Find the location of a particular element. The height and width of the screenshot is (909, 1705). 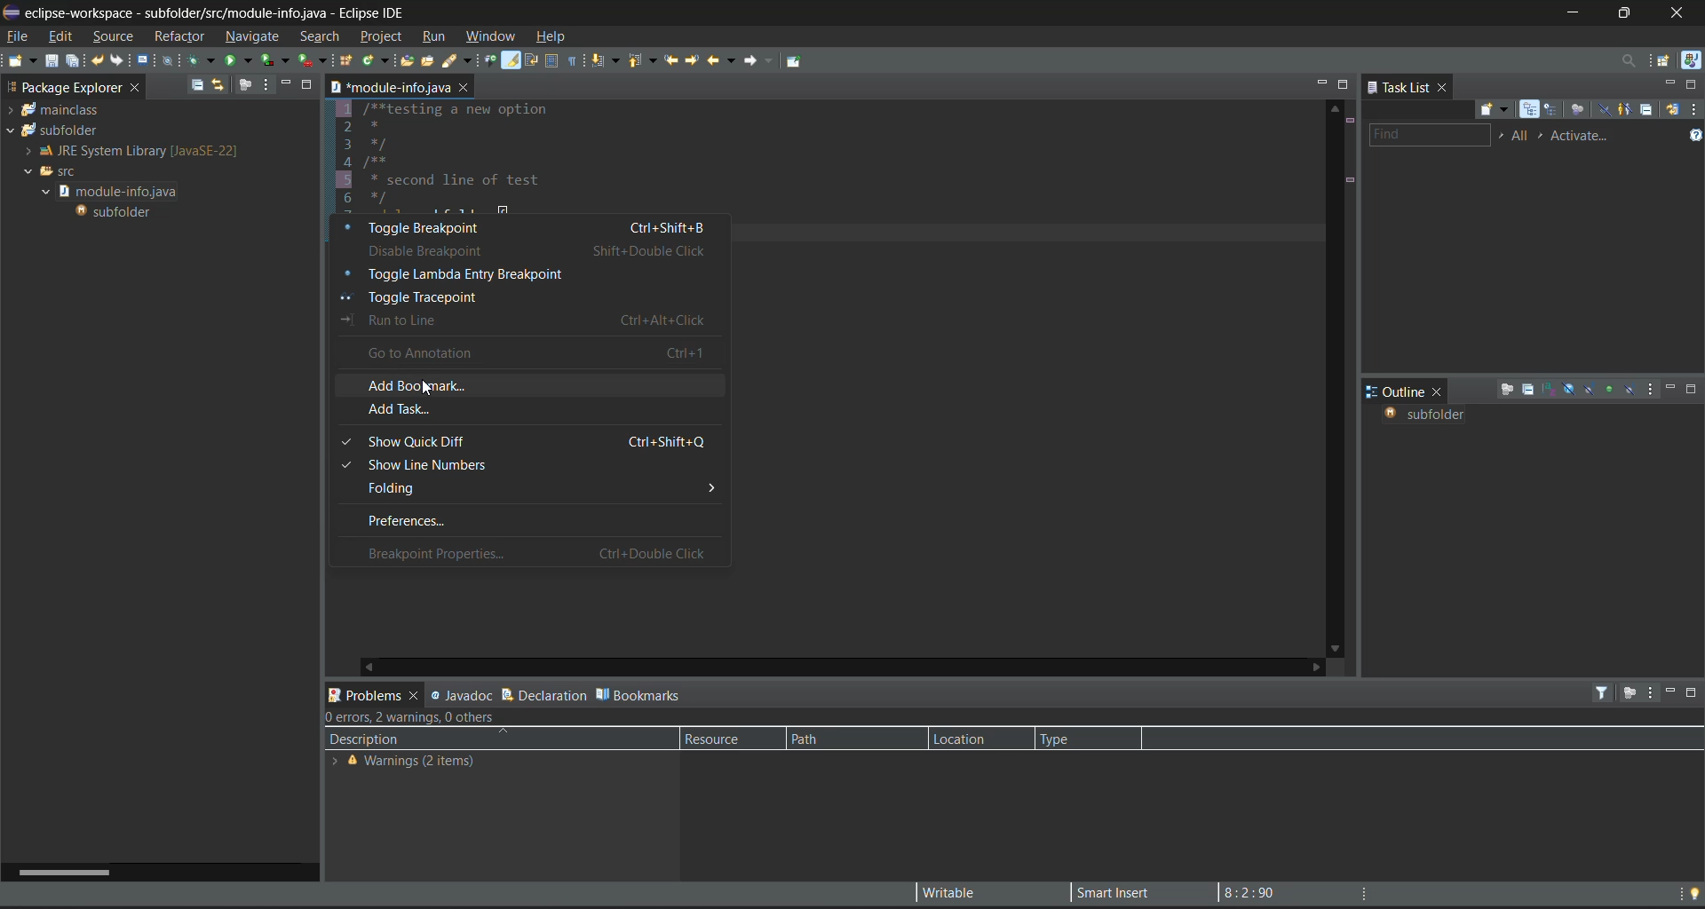

show line numbers is located at coordinates (527, 468).